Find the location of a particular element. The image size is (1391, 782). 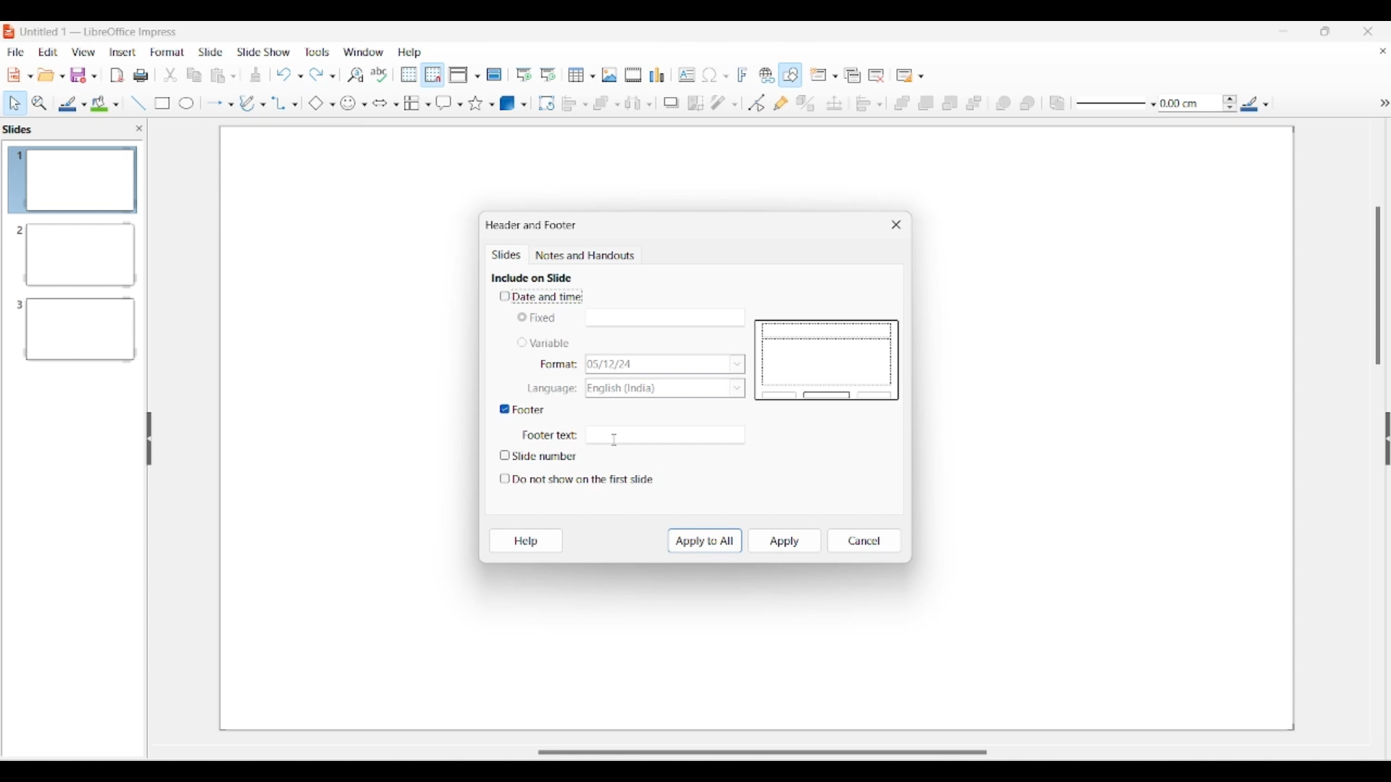

Insert image is located at coordinates (609, 75).